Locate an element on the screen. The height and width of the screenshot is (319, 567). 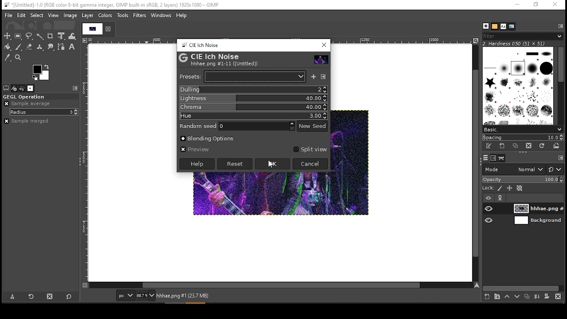
spacing is located at coordinates (525, 138).